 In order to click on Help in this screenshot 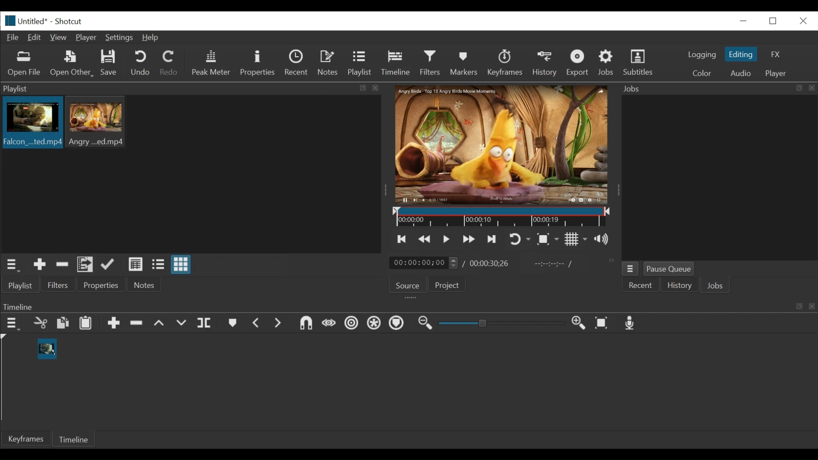, I will do `click(150, 38)`.